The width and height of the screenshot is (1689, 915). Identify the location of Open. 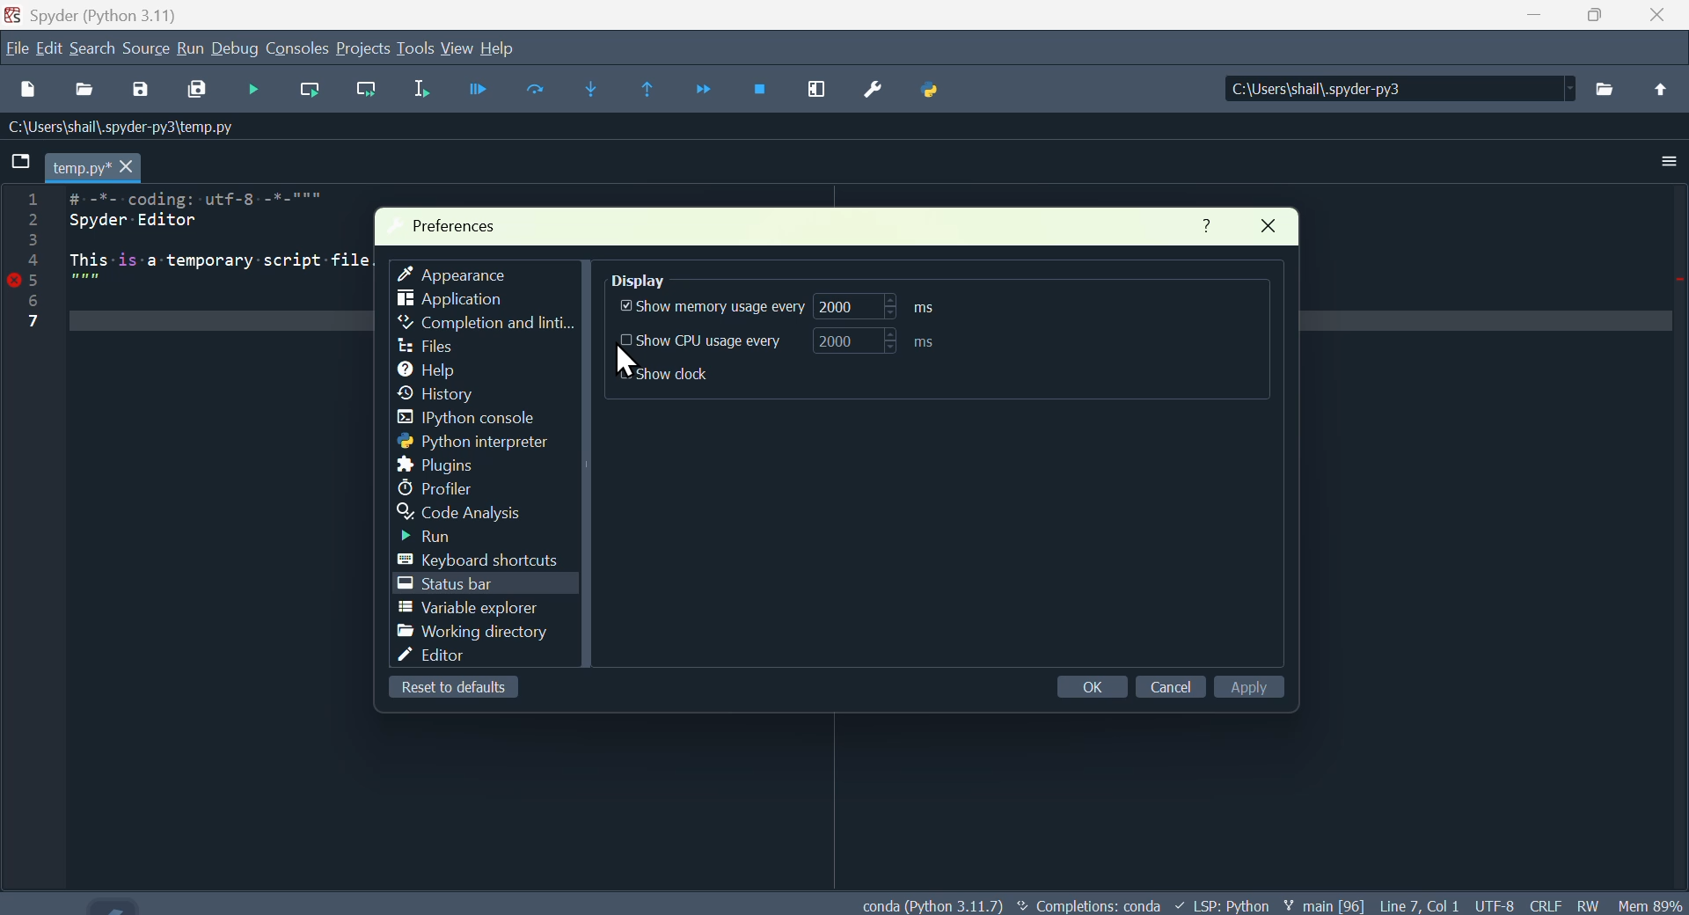
(87, 89).